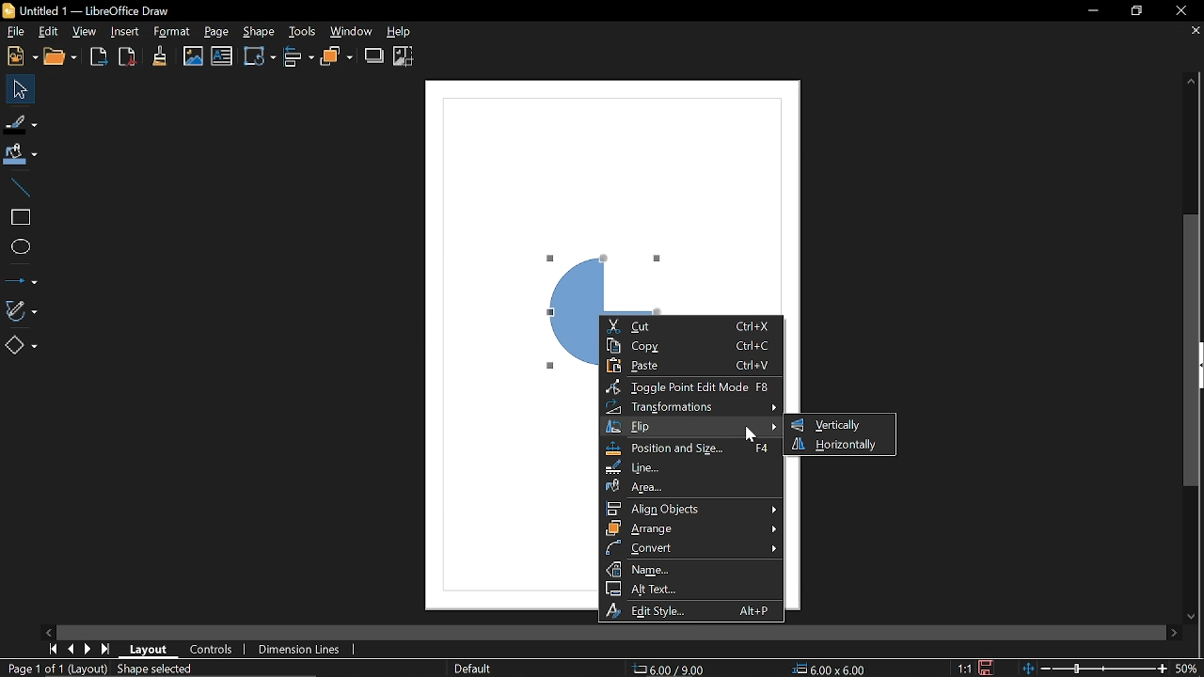 Image resolution: width=1204 pixels, height=677 pixels. What do you see at coordinates (150, 649) in the screenshot?
I see `Layout` at bounding box center [150, 649].